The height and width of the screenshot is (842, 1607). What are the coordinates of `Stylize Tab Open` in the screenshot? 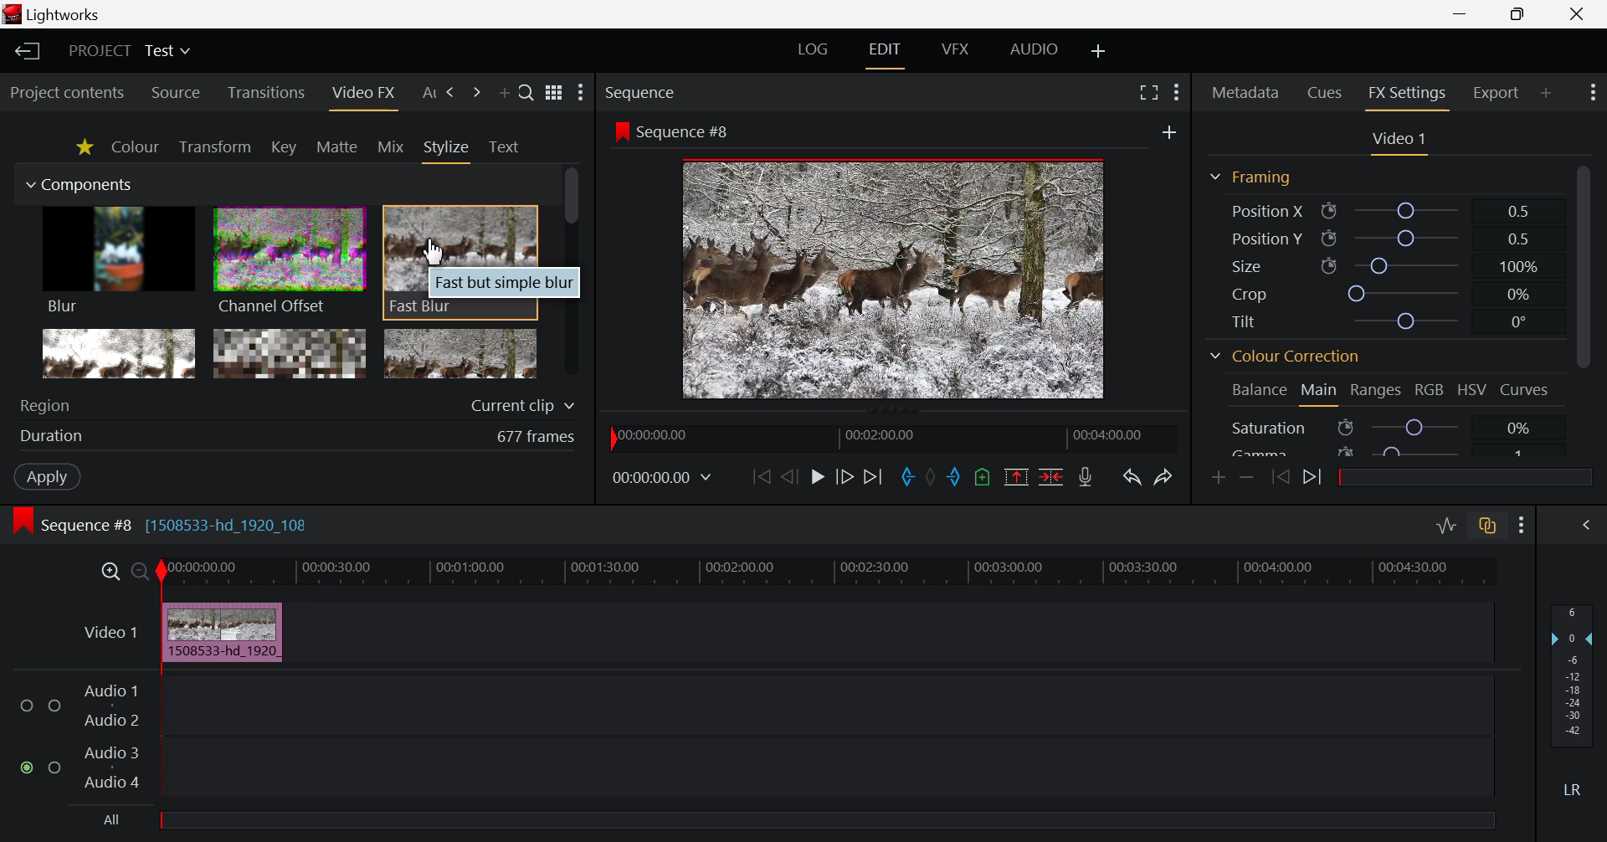 It's located at (446, 148).